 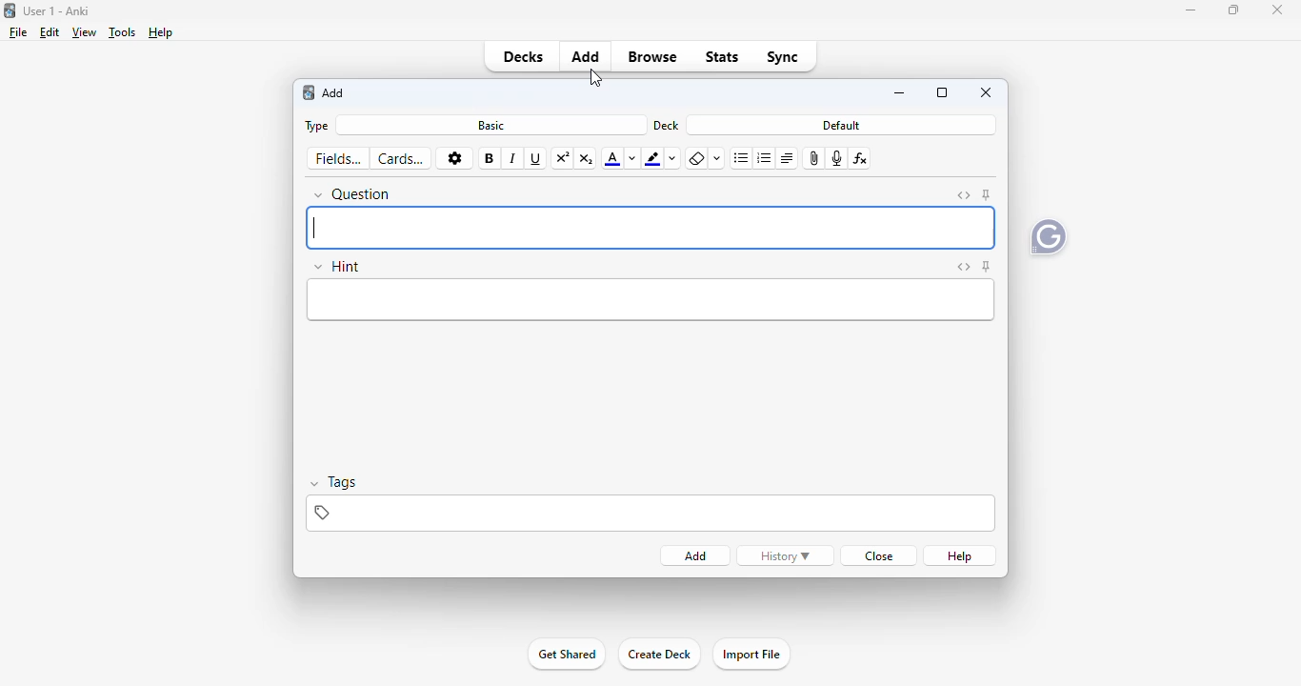 What do you see at coordinates (1049, 237) in the screenshot?
I see `grammarly extension` at bounding box center [1049, 237].